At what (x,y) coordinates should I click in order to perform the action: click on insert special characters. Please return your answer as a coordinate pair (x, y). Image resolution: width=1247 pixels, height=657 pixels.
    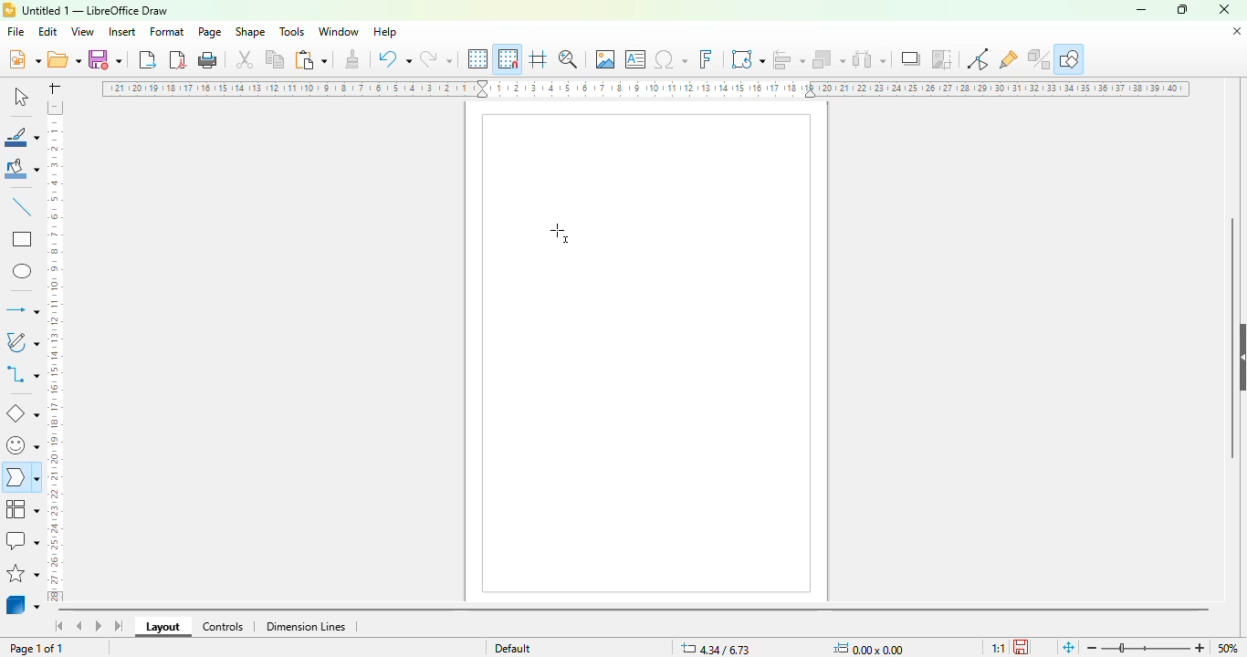
    Looking at the image, I should click on (671, 59).